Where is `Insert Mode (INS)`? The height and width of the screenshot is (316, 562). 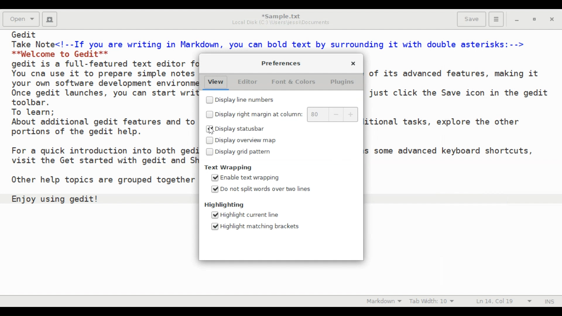 Insert Mode (INS) is located at coordinates (549, 301).